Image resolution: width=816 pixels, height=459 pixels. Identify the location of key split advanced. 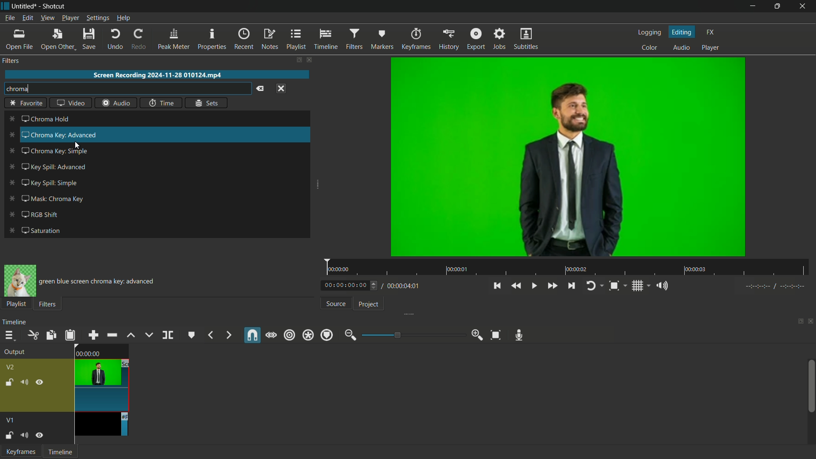
(51, 166).